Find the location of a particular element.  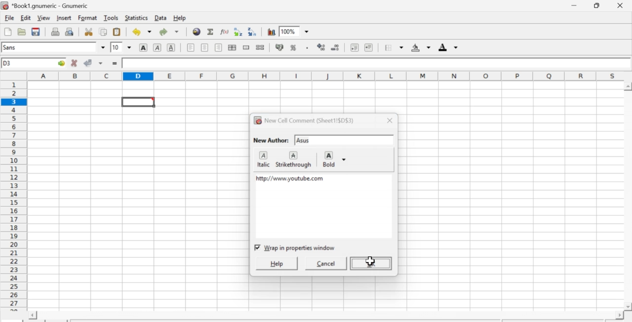

Close is located at coordinates (621, 6).